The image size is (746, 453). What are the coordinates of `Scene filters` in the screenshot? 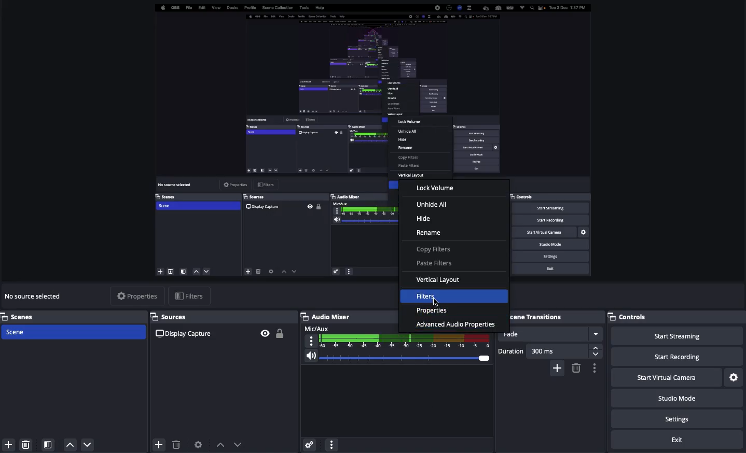 It's located at (48, 443).